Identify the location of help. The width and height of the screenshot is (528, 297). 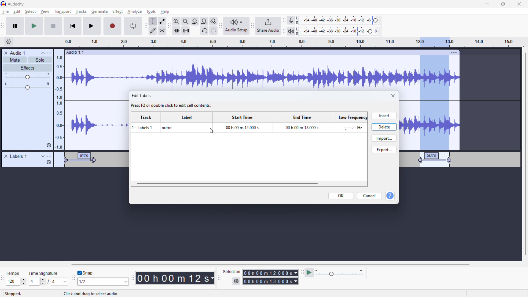
(390, 196).